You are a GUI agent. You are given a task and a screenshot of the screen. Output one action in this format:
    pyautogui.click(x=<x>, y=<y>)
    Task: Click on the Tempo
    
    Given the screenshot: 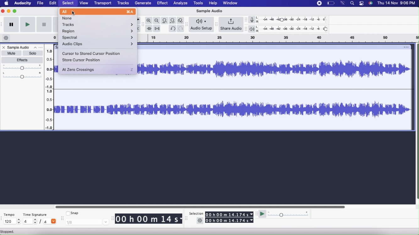 What is the action you would take?
    pyautogui.click(x=10, y=215)
    